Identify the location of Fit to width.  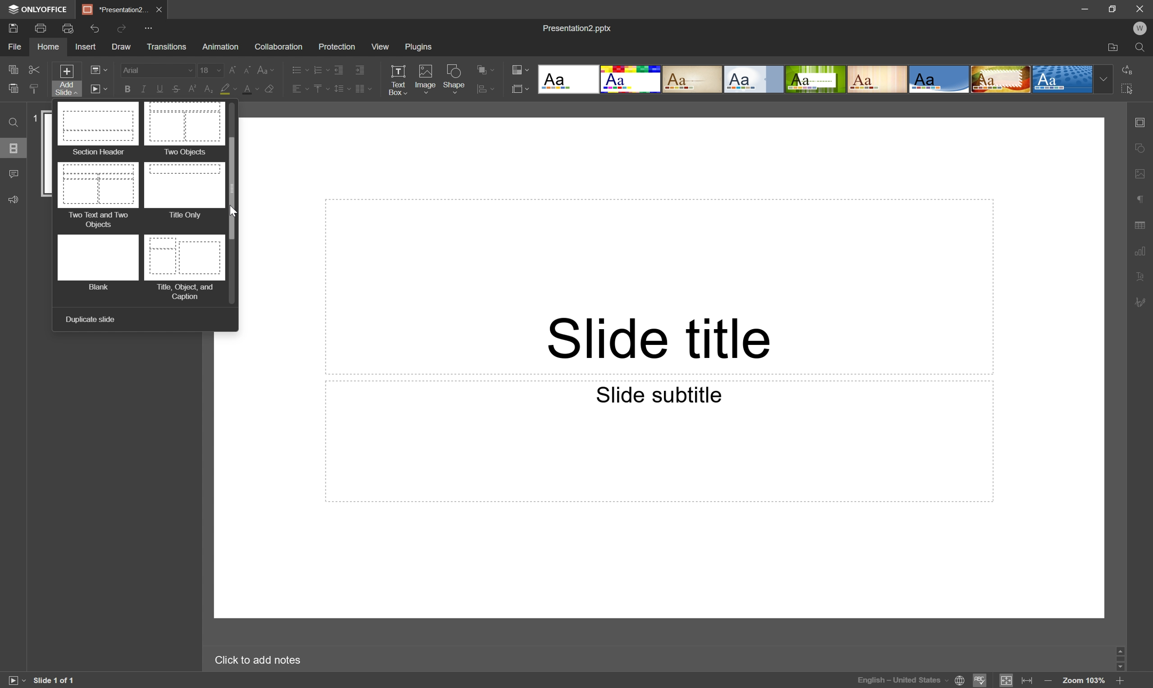
(1028, 681).